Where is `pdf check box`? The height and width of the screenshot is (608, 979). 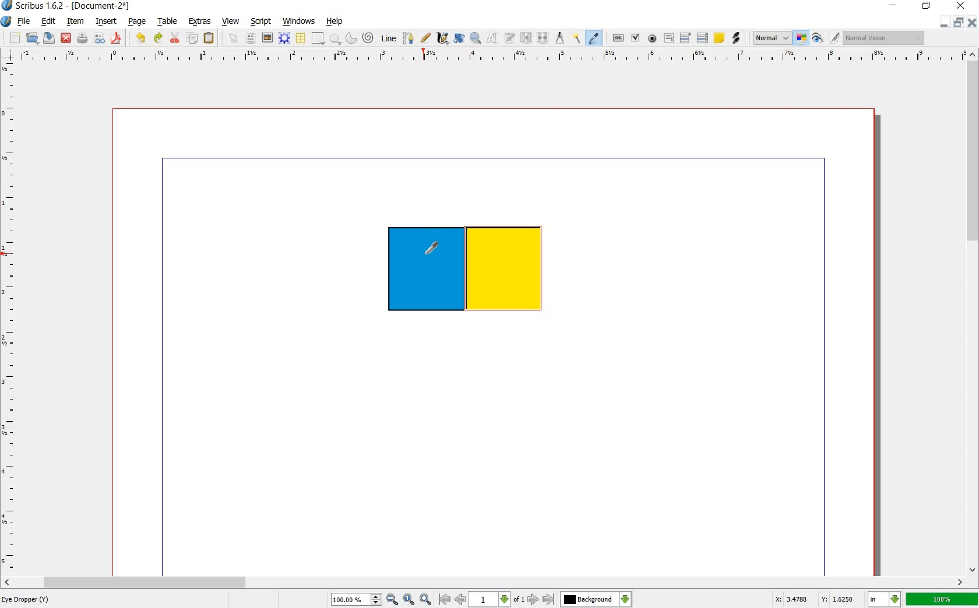 pdf check box is located at coordinates (635, 38).